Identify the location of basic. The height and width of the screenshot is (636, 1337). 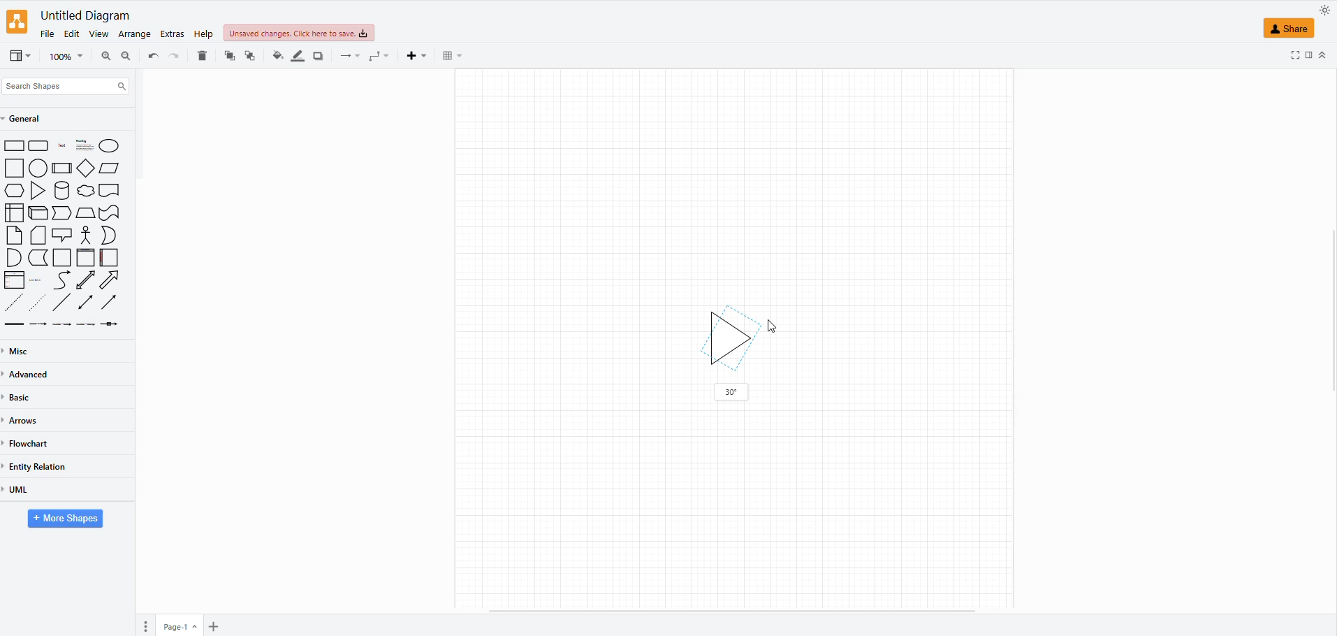
(23, 400).